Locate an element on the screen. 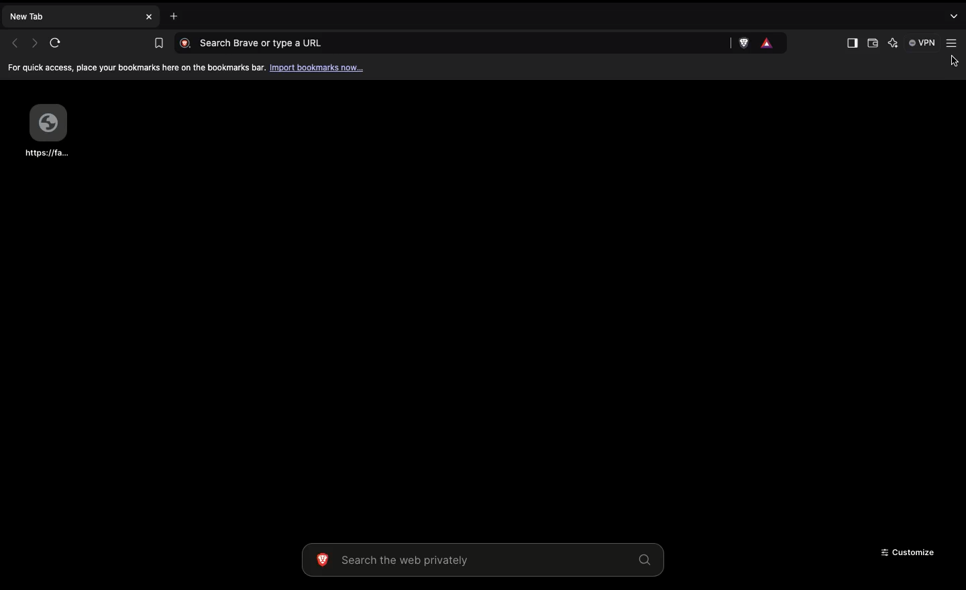 Image resolution: width=966 pixels, height=590 pixels. Sidebar is located at coordinates (851, 43).